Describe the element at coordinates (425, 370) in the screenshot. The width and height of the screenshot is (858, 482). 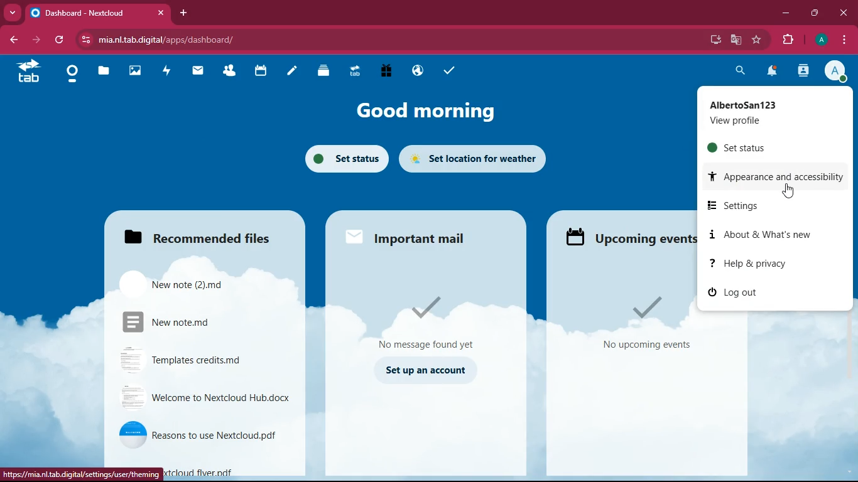
I see `set up an account` at that location.